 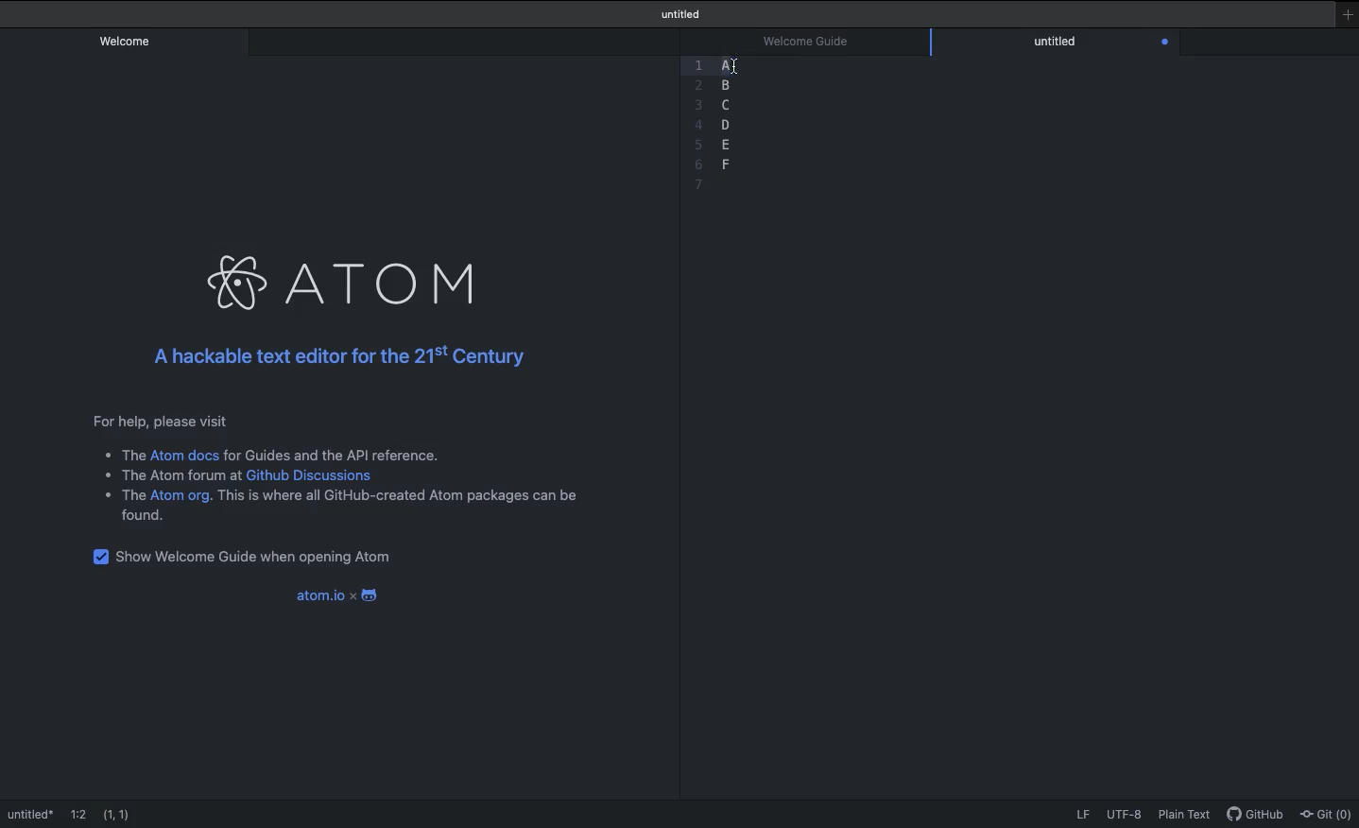 What do you see at coordinates (725, 144) in the screenshot?
I see `e` at bounding box center [725, 144].